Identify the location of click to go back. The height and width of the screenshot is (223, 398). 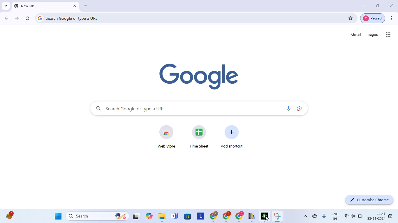
(6, 18).